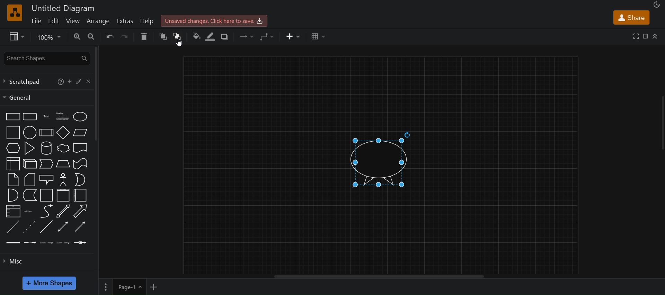  Describe the element at coordinates (90, 81) in the screenshot. I see `close` at that location.